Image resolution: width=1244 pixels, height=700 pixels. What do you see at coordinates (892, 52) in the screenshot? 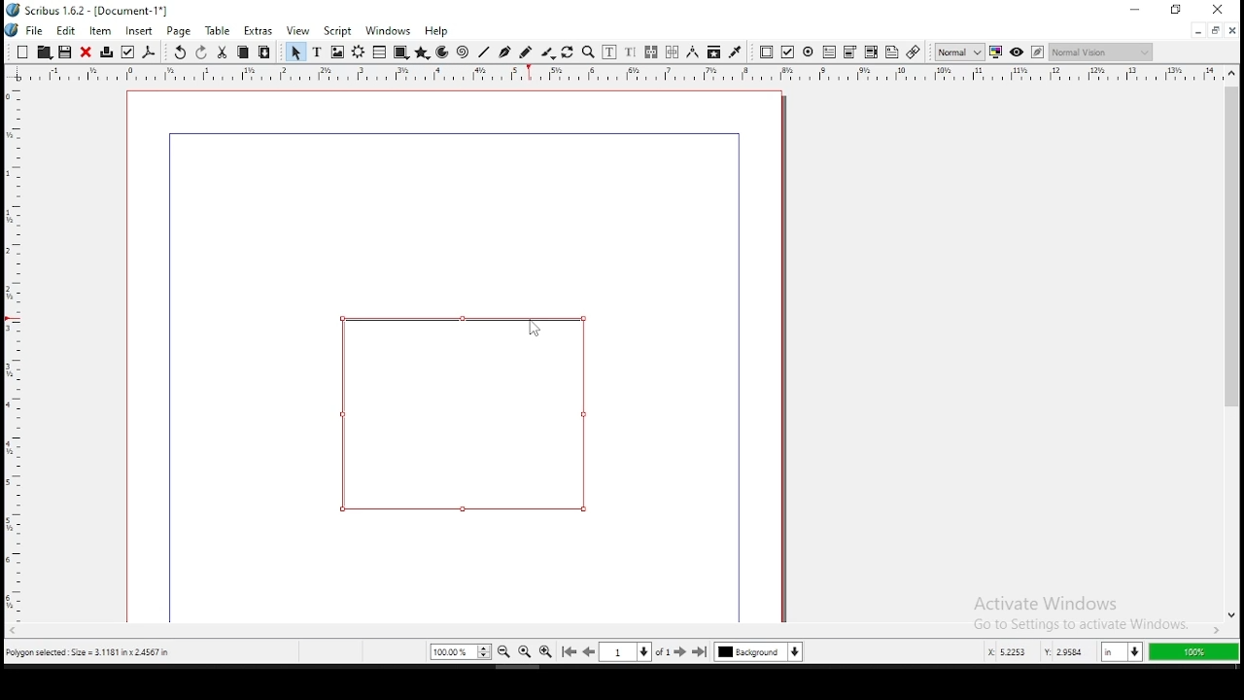
I see `text annotation` at bounding box center [892, 52].